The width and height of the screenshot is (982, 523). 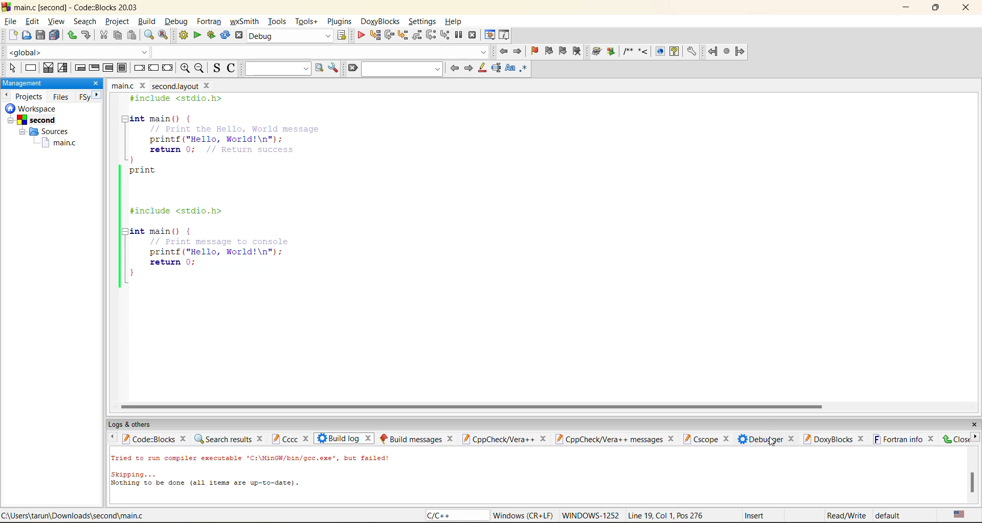 What do you see at coordinates (959, 514) in the screenshot?
I see `text language` at bounding box center [959, 514].